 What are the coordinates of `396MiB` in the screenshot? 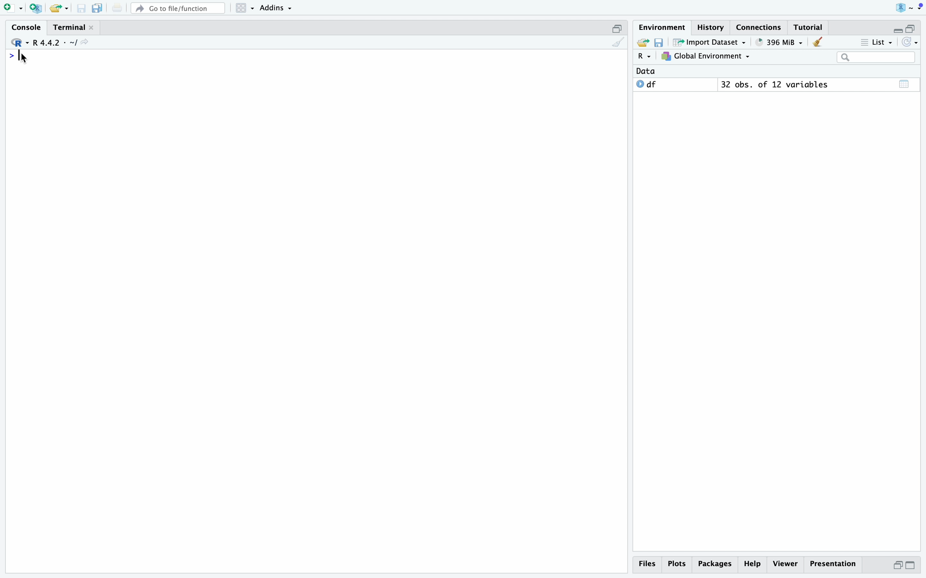 It's located at (780, 42).